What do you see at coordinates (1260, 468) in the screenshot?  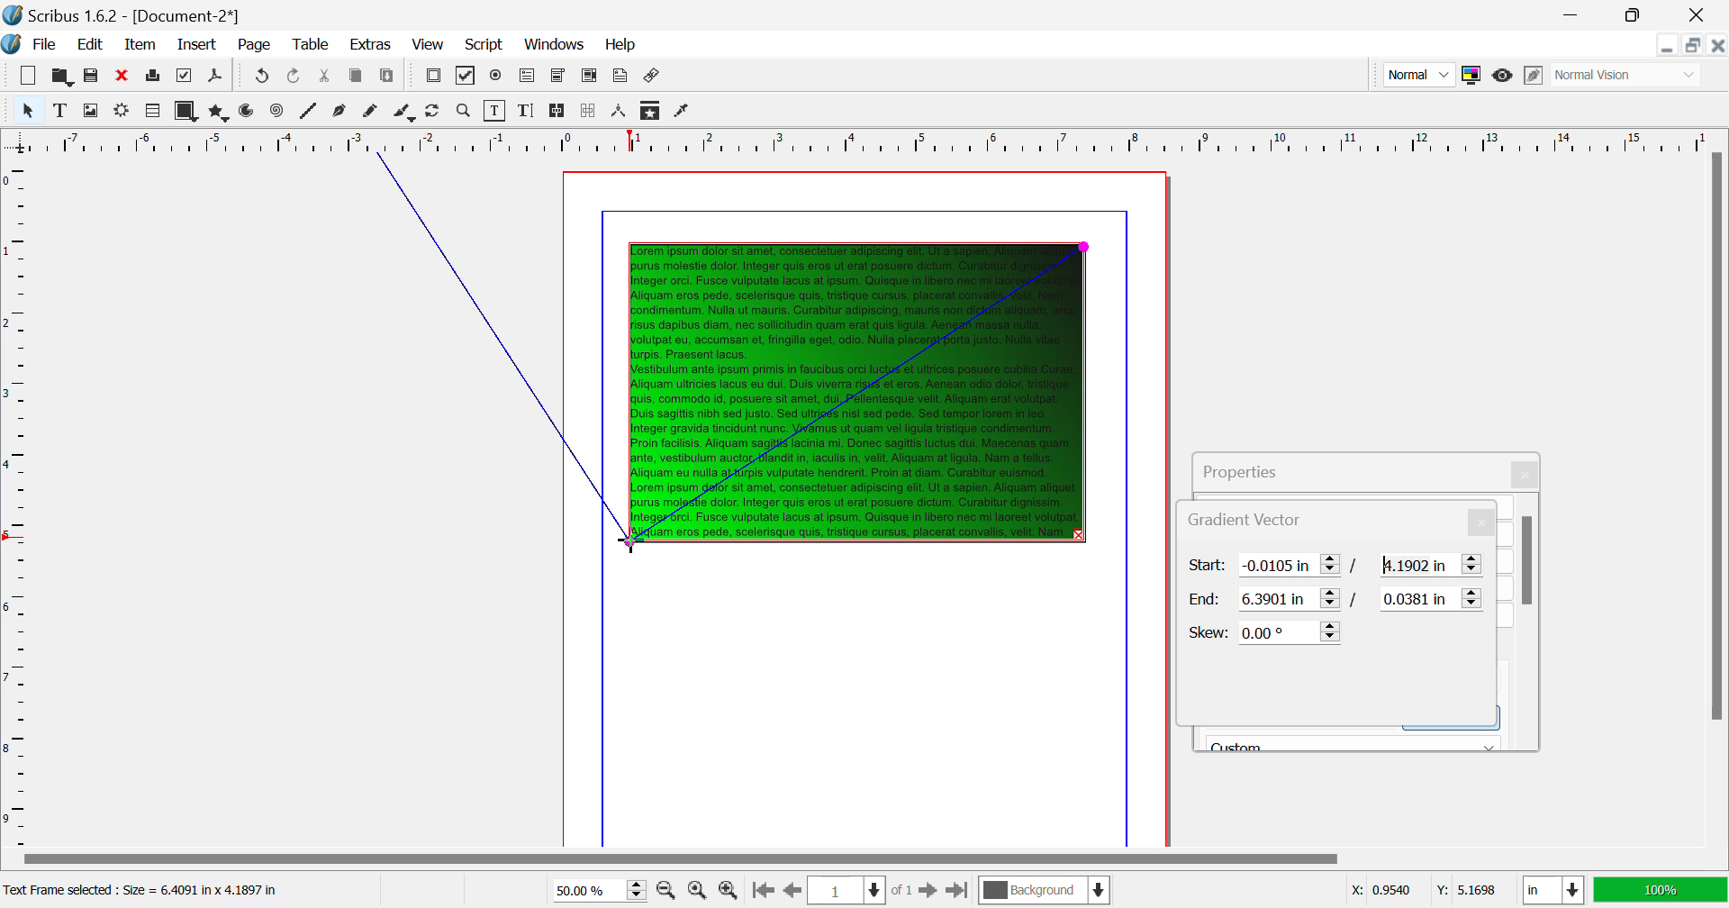 I see `Properties` at bounding box center [1260, 468].